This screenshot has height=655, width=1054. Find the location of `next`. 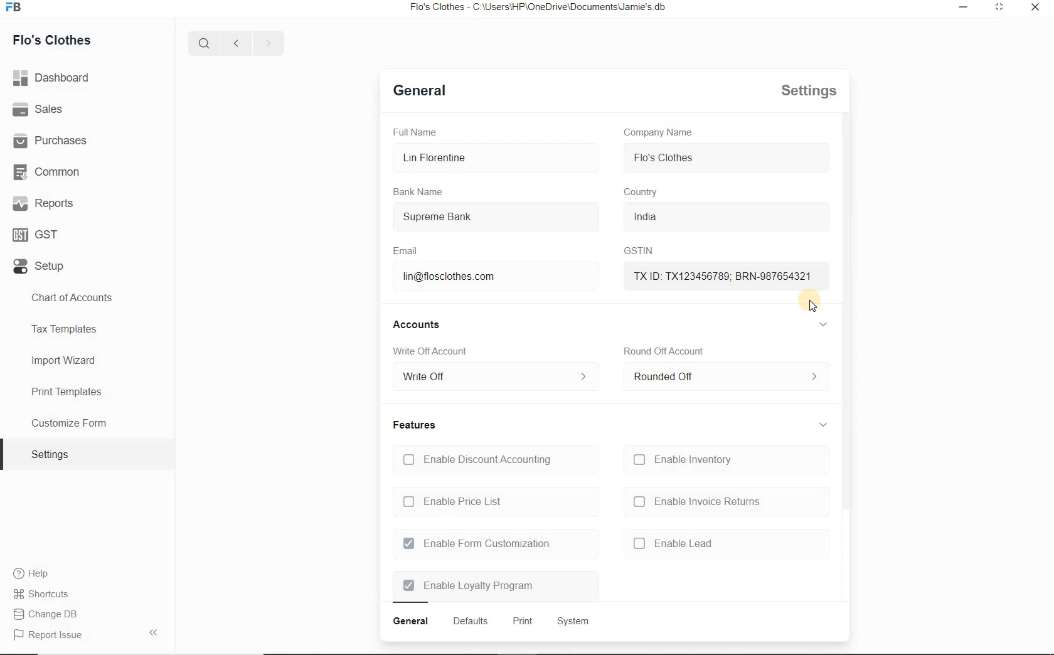

next is located at coordinates (266, 43).